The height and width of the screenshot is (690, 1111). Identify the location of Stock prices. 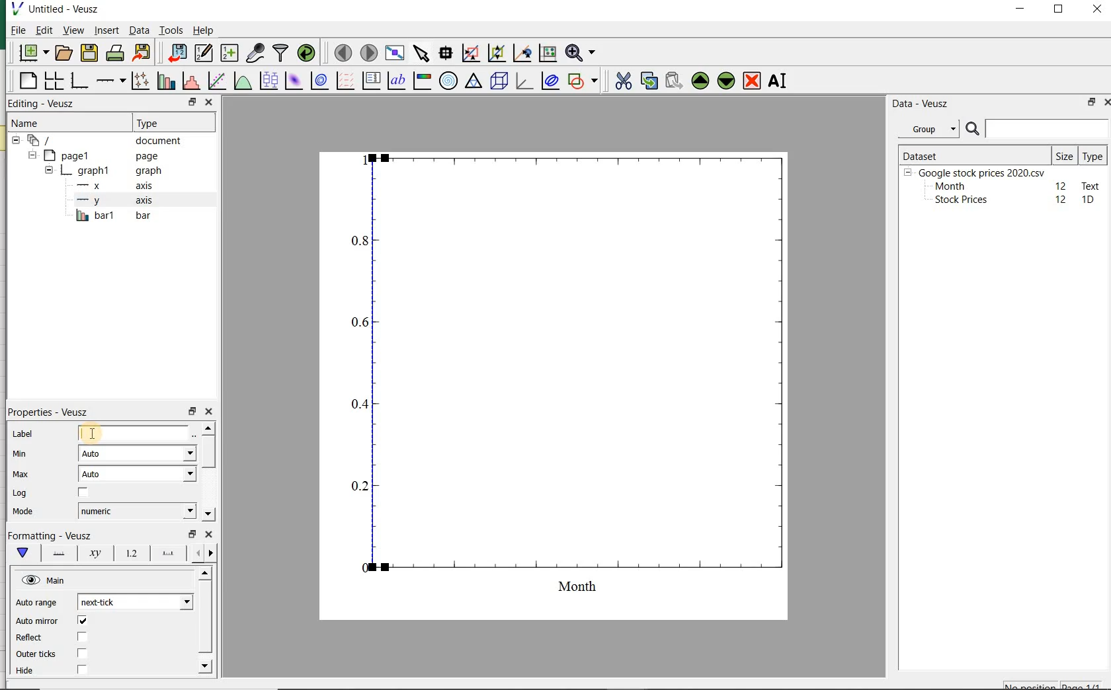
(955, 200).